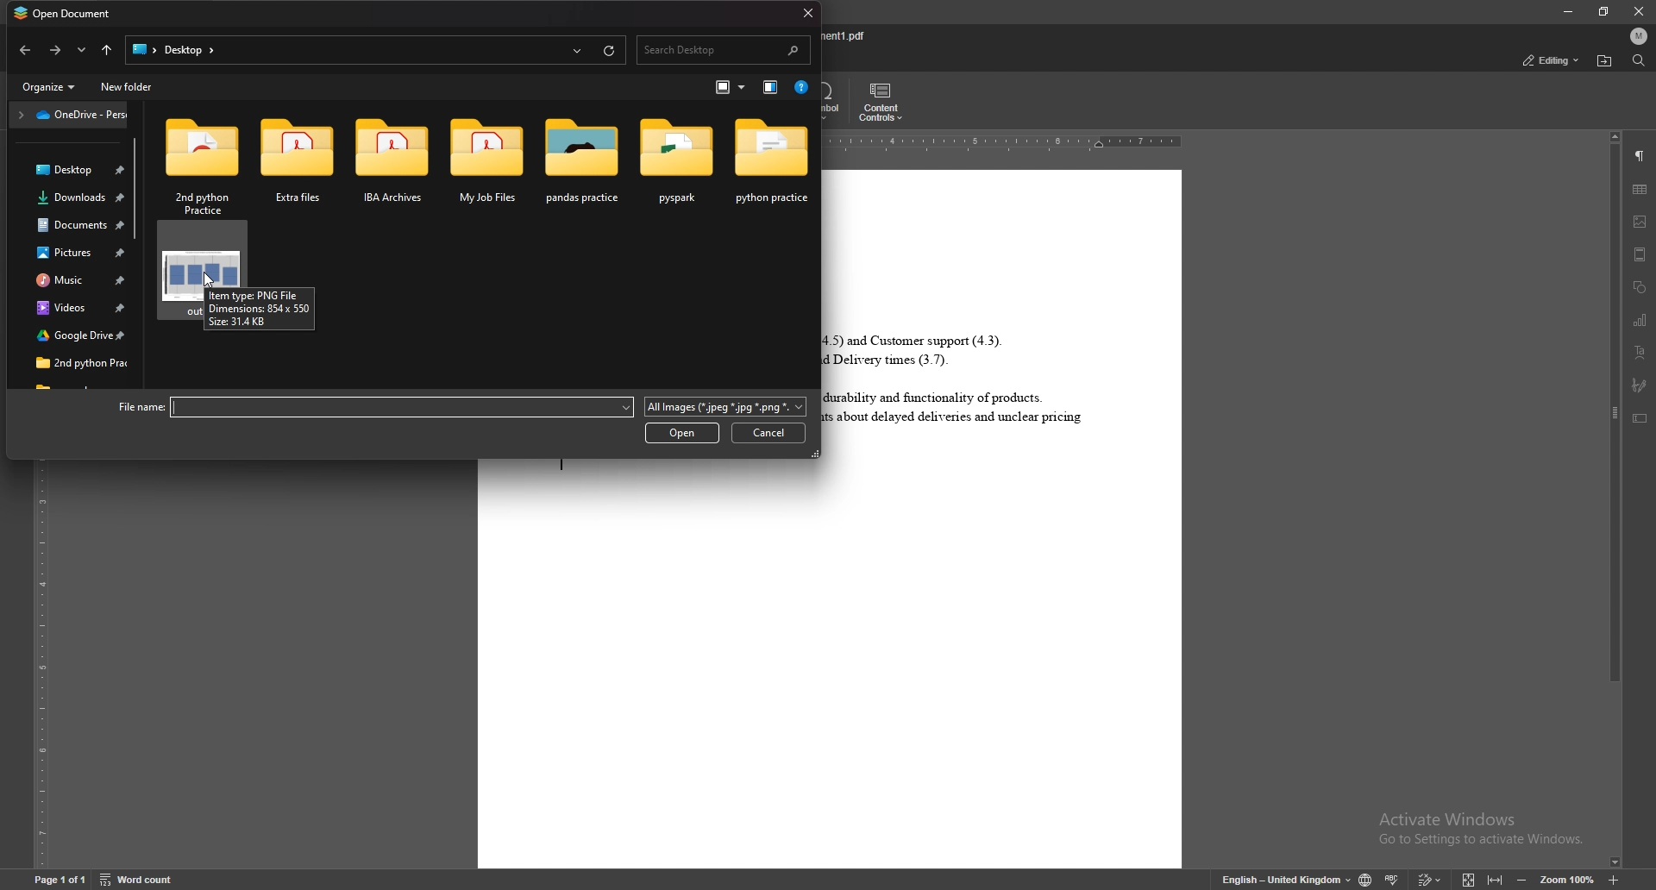 The image size is (1656, 890). What do you see at coordinates (480, 164) in the screenshot?
I see `folder` at bounding box center [480, 164].